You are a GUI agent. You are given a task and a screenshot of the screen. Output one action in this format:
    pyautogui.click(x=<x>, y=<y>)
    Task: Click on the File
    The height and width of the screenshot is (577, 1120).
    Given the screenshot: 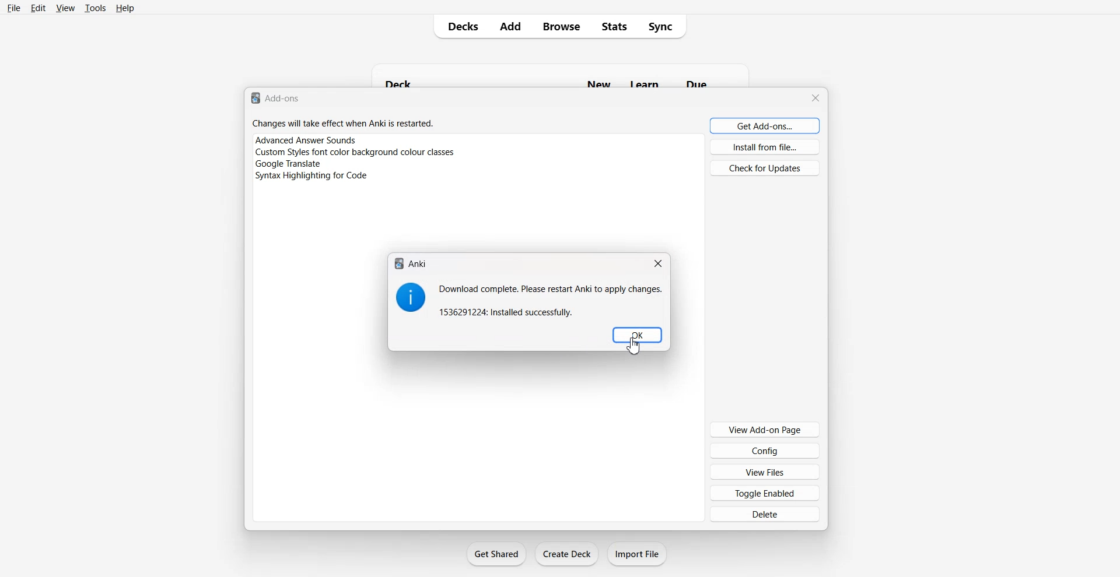 What is the action you would take?
    pyautogui.click(x=15, y=8)
    